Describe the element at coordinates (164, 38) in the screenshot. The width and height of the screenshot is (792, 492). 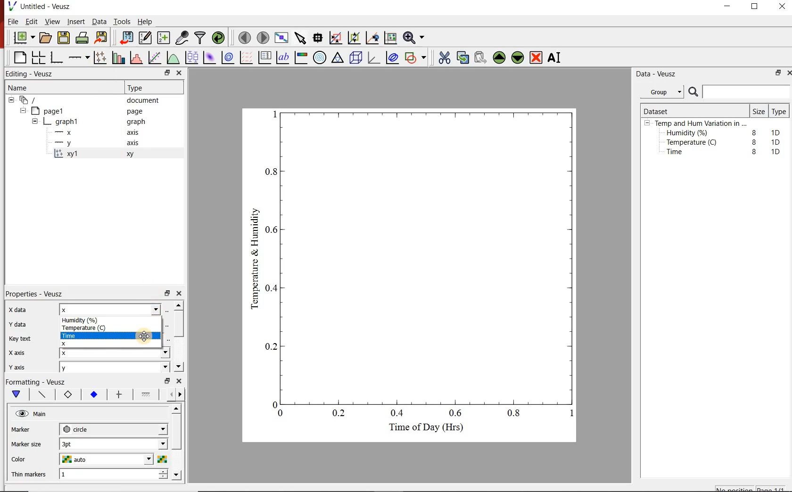
I see `create new datasets using ranges, parametrically or as functions of existing datasets` at that location.